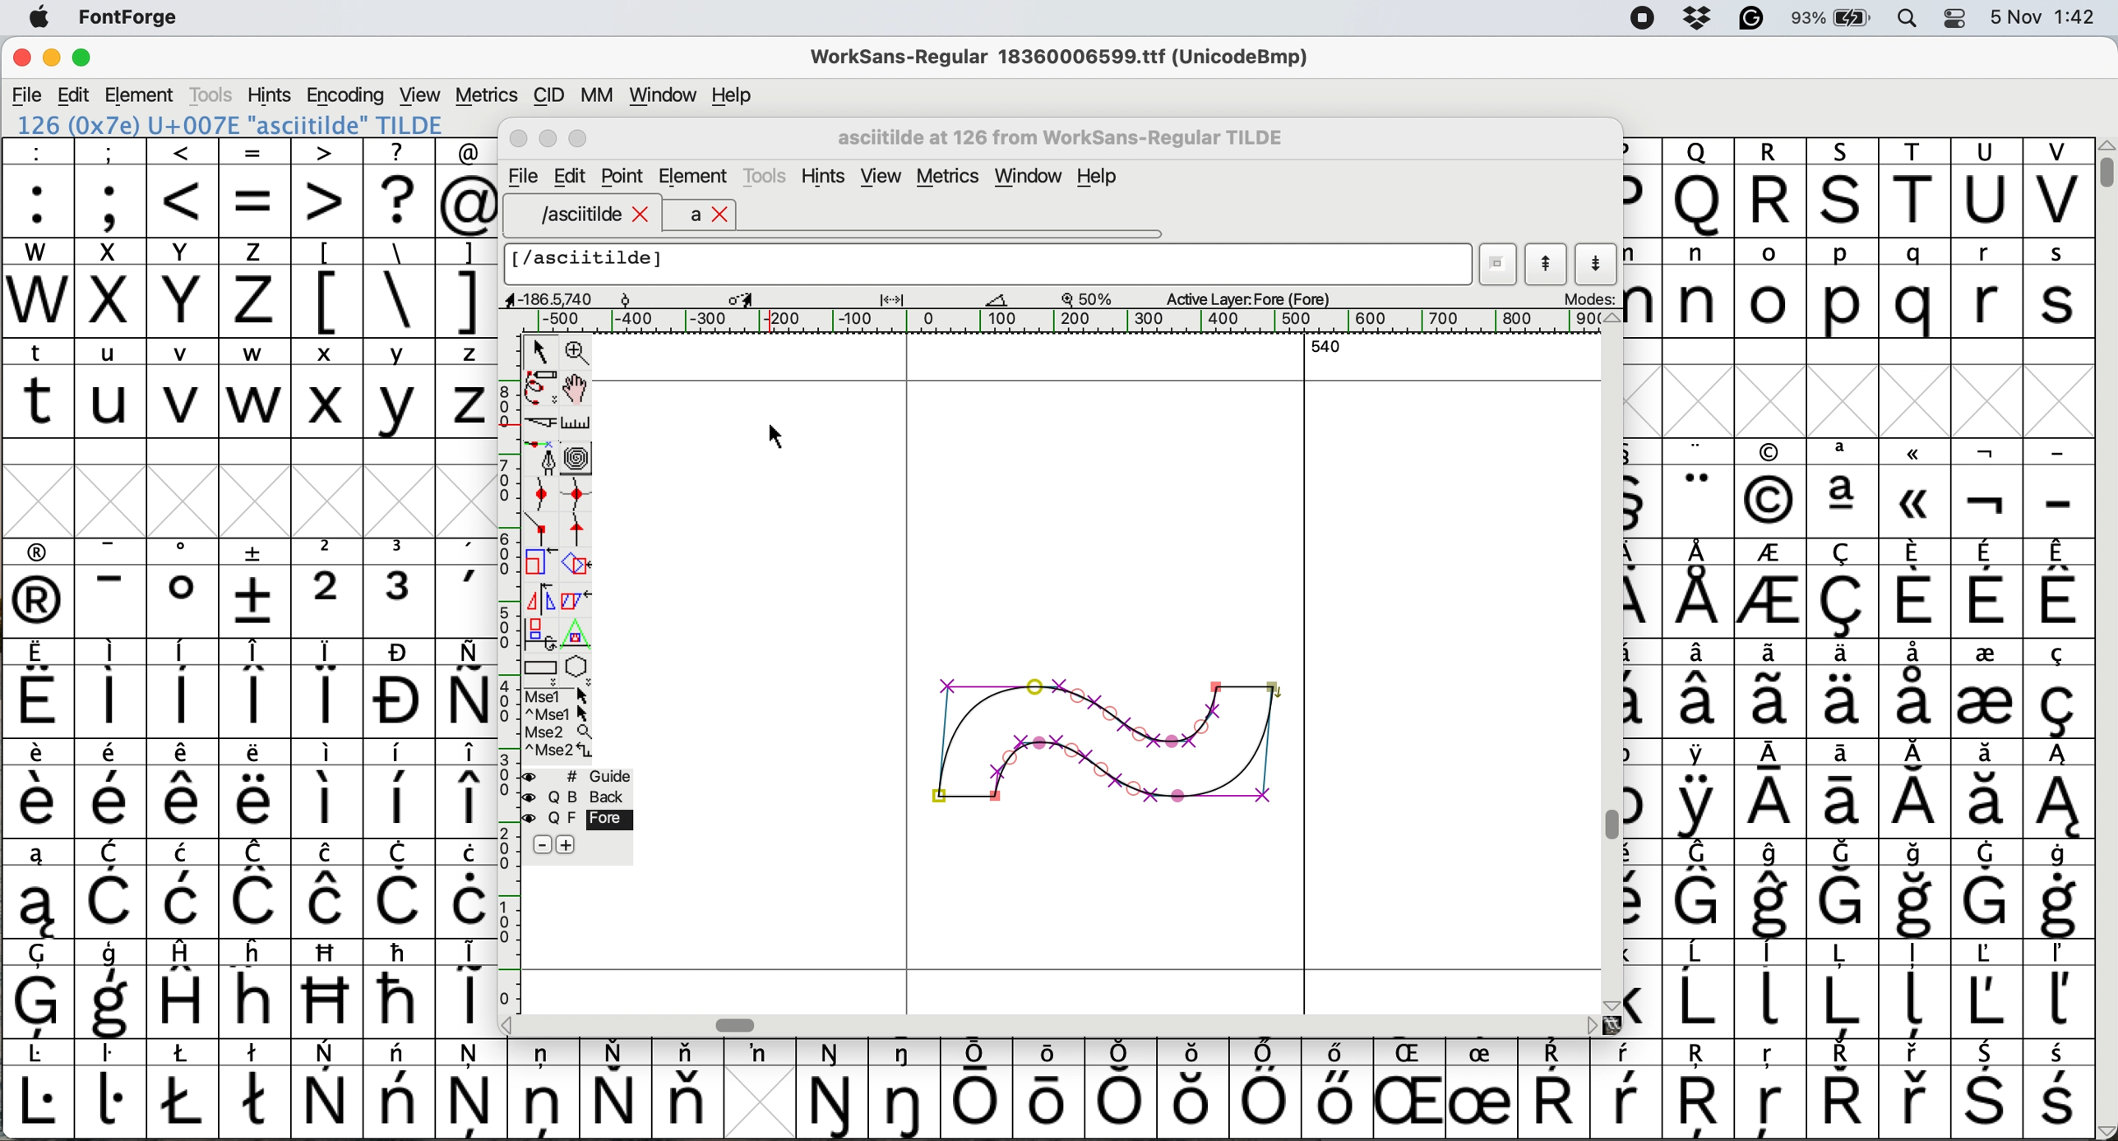  What do you see at coordinates (402, 588) in the screenshot?
I see `symbol` at bounding box center [402, 588].